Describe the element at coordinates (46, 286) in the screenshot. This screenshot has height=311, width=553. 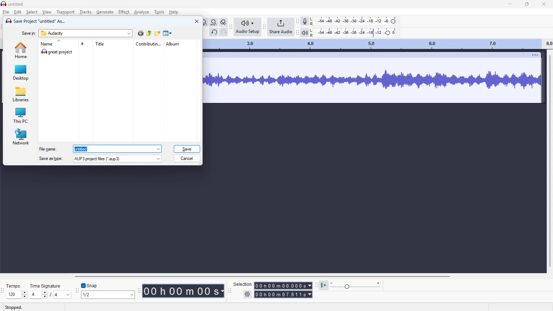
I see `time signature` at that location.